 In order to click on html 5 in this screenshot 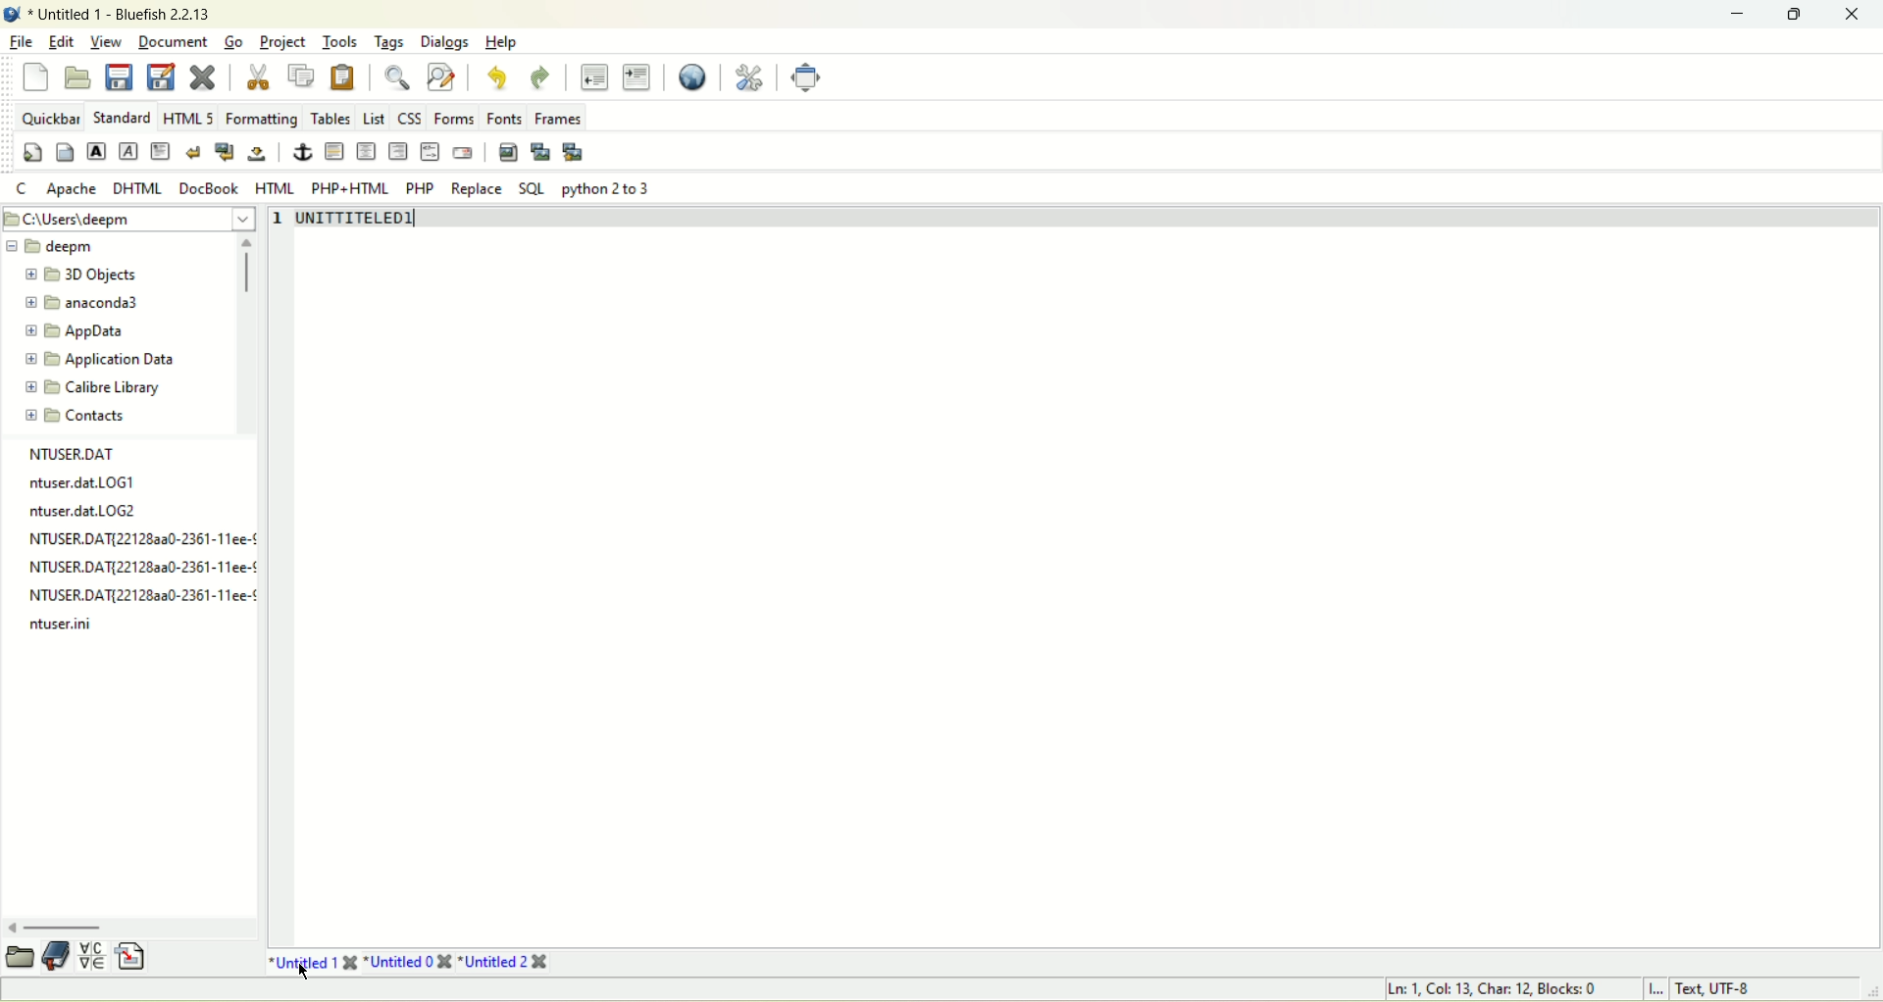, I will do `click(186, 115)`.